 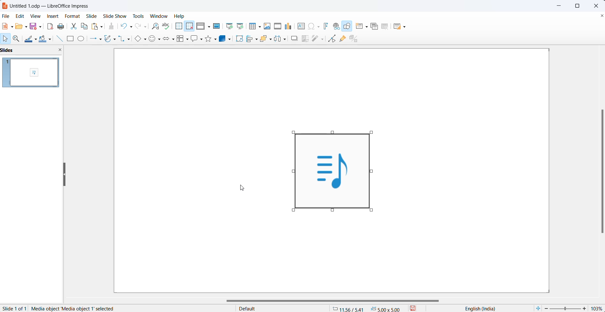 I want to click on , so click(x=216, y=39).